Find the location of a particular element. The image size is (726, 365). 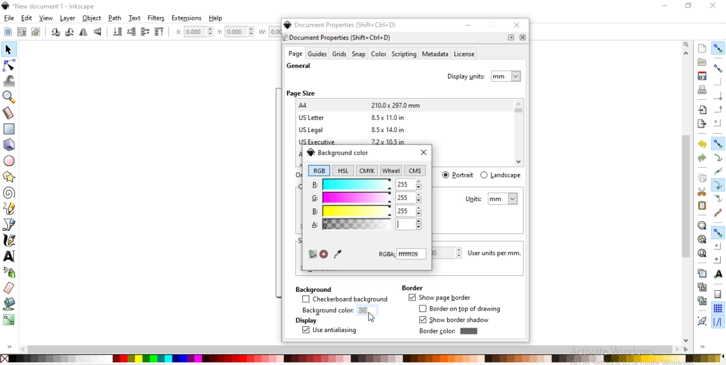

wheel is located at coordinates (391, 171).